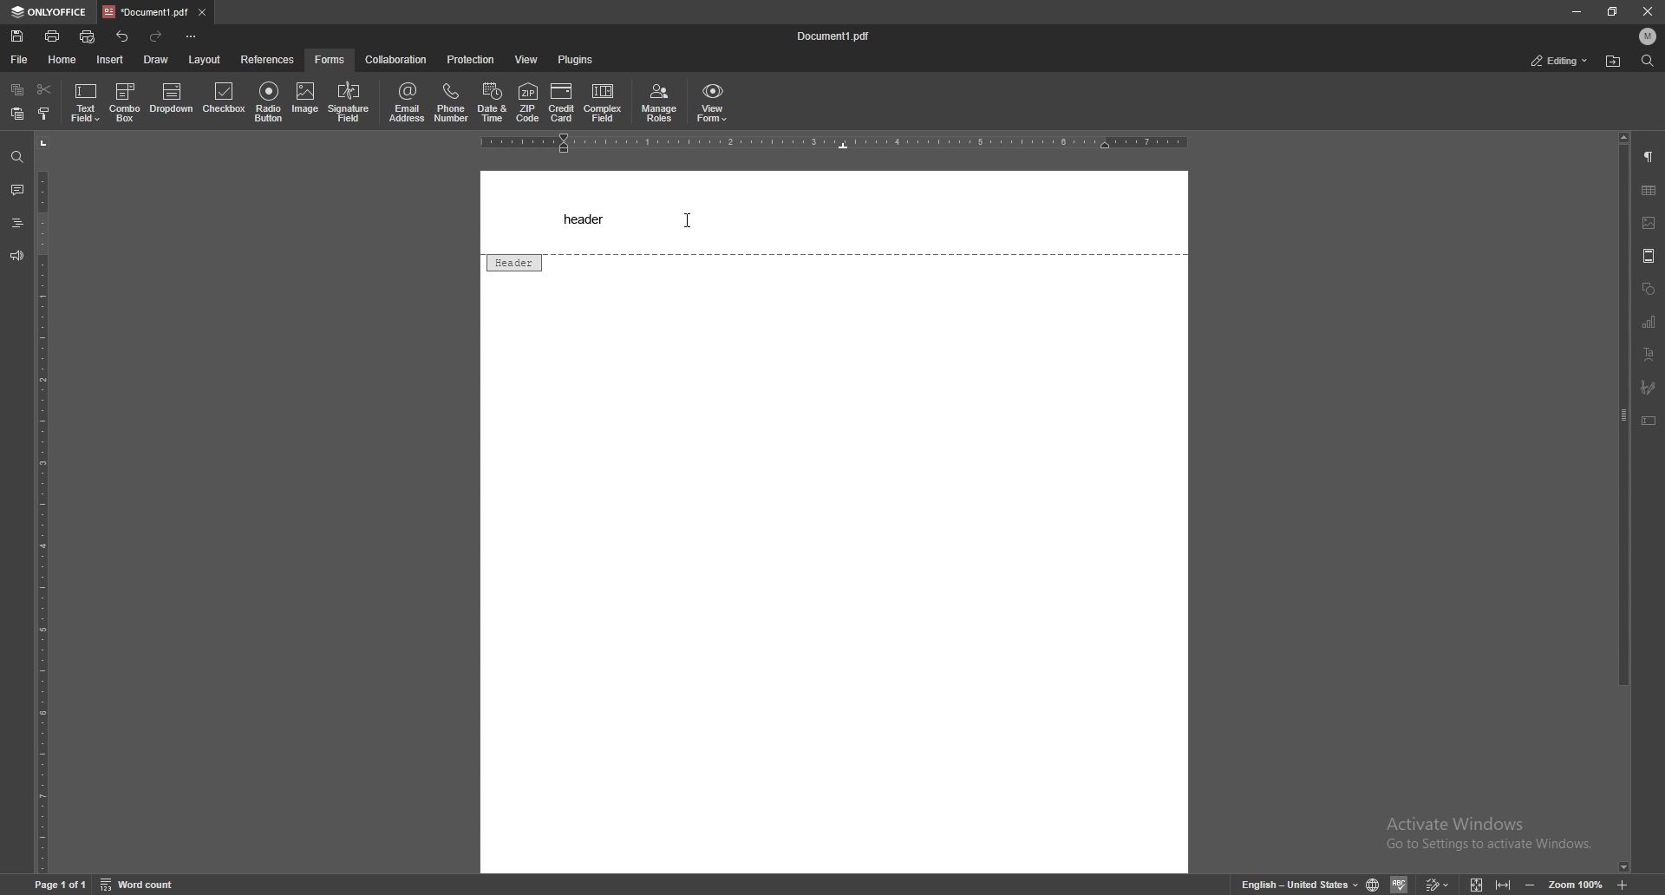 This screenshot has width=1665, height=895. What do you see at coordinates (21, 58) in the screenshot?
I see `file` at bounding box center [21, 58].